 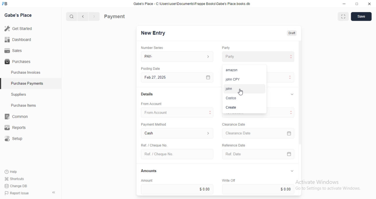 What do you see at coordinates (115, 16) in the screenshot?
I see `Payment` at bounding box center [115, 16].